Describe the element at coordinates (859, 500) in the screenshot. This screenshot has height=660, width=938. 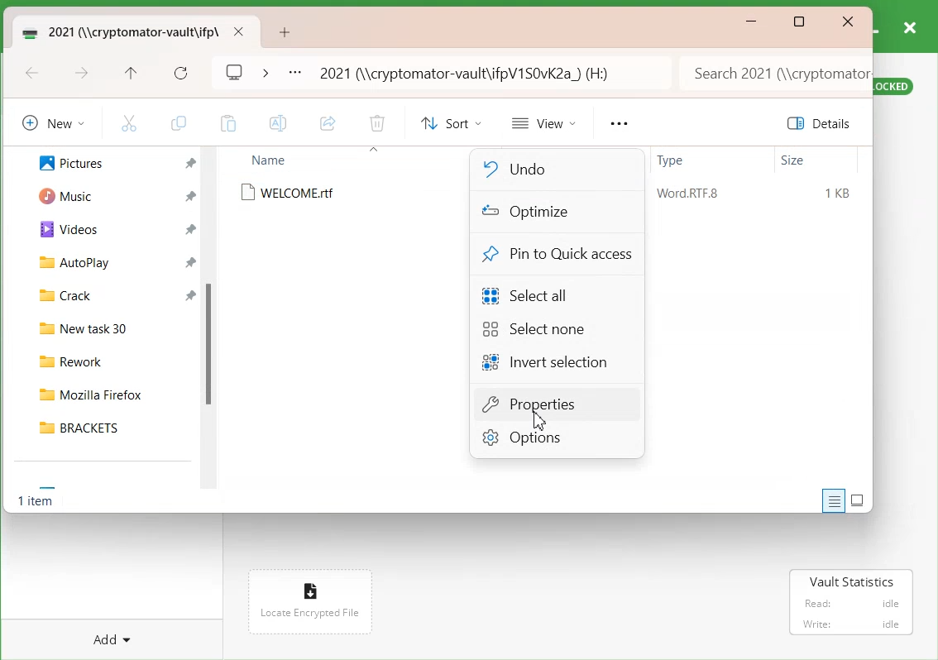
I see `Display item by using large thumbnail` at that location.